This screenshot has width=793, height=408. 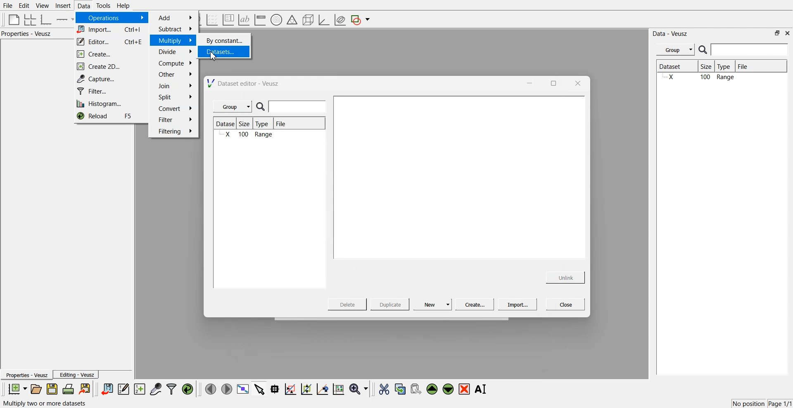 What do you see at coordinates (12, 19) in the screenshot?
I see `blank page` at bounding box center [12, 19].